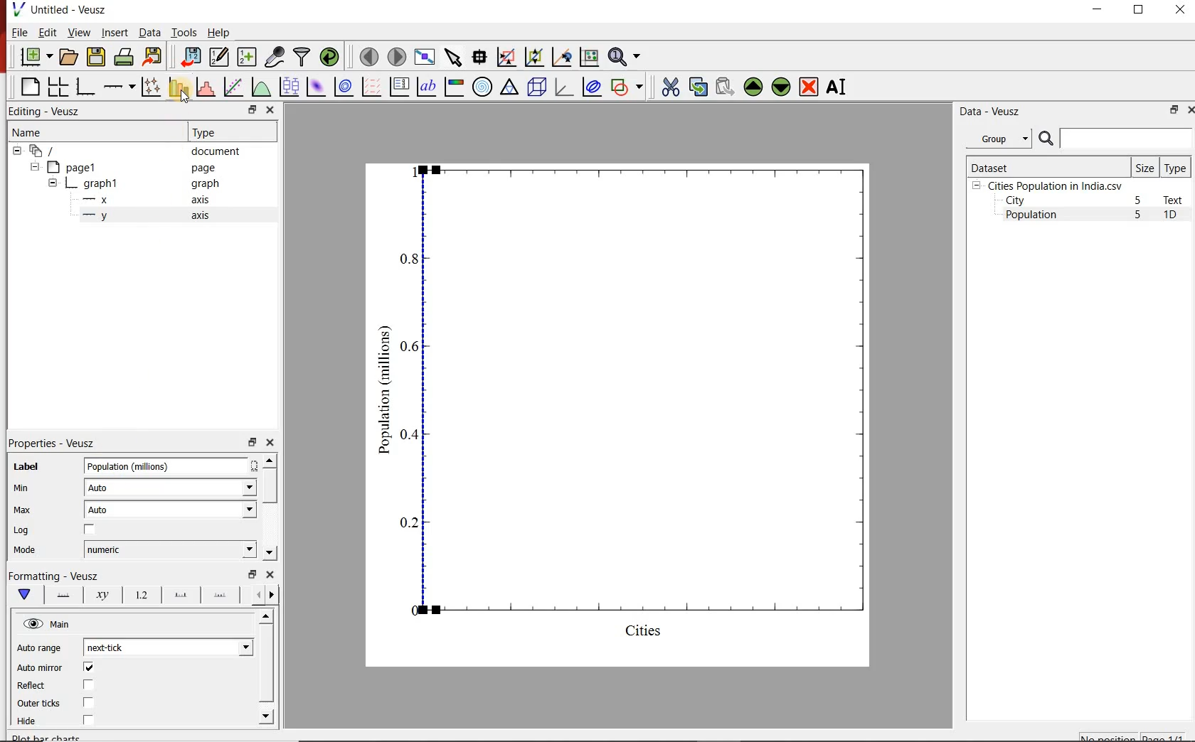  What do you see at coordinates (342, 86) in the screenshot?
I see `plot a 2d dataset as contours` at bounding box center [342, 86].